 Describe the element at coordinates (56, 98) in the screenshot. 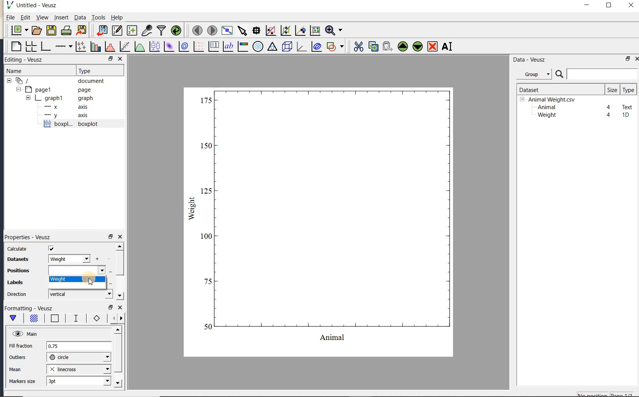

I see `graph1` at that location.